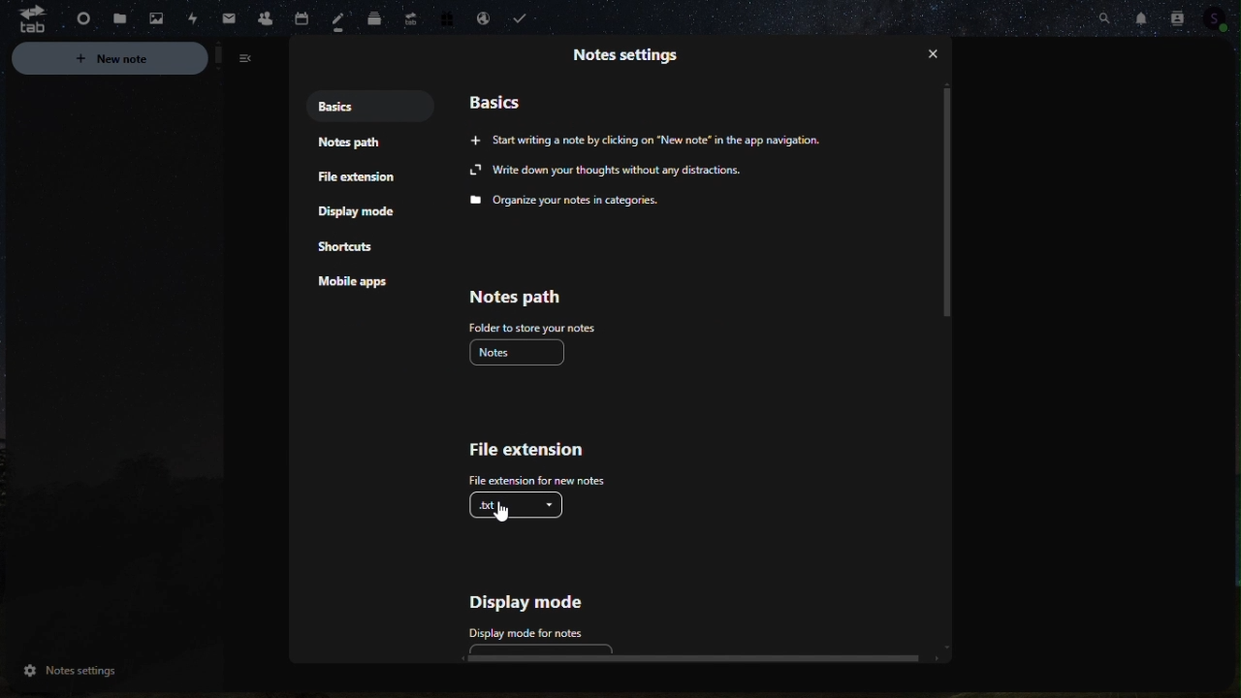  What do you see at coordinates (409, 16) in the screenshot?
I see `upgrade` at bounding box center [409, 16].